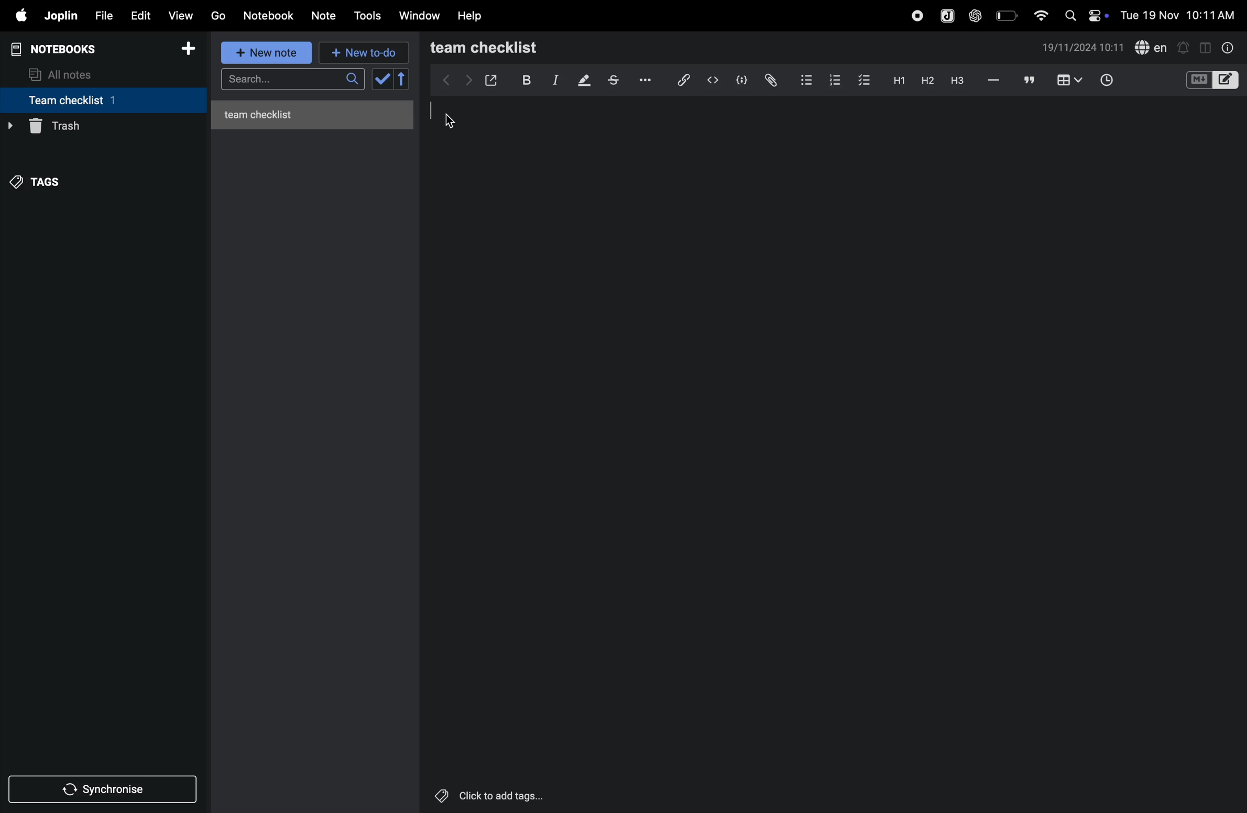 This screenshot has width=1247, height=813. What do you see at coordinates (391, 80) in the screenshot?
I see `check` at bounding box center [391, 80].